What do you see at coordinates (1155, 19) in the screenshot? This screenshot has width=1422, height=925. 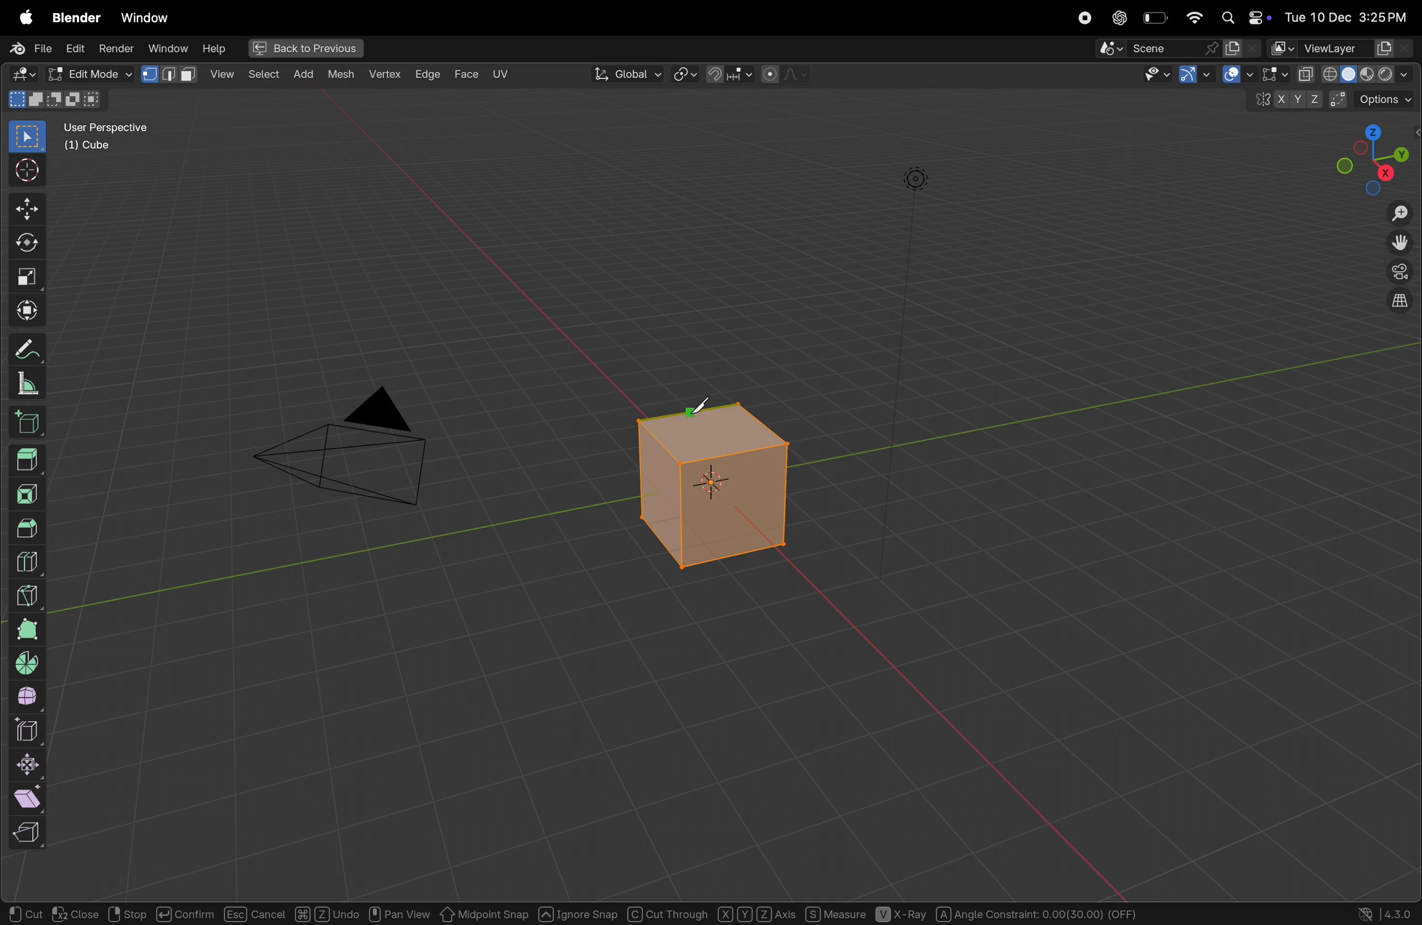 I see `battery` at bounding box center [1155, 19].